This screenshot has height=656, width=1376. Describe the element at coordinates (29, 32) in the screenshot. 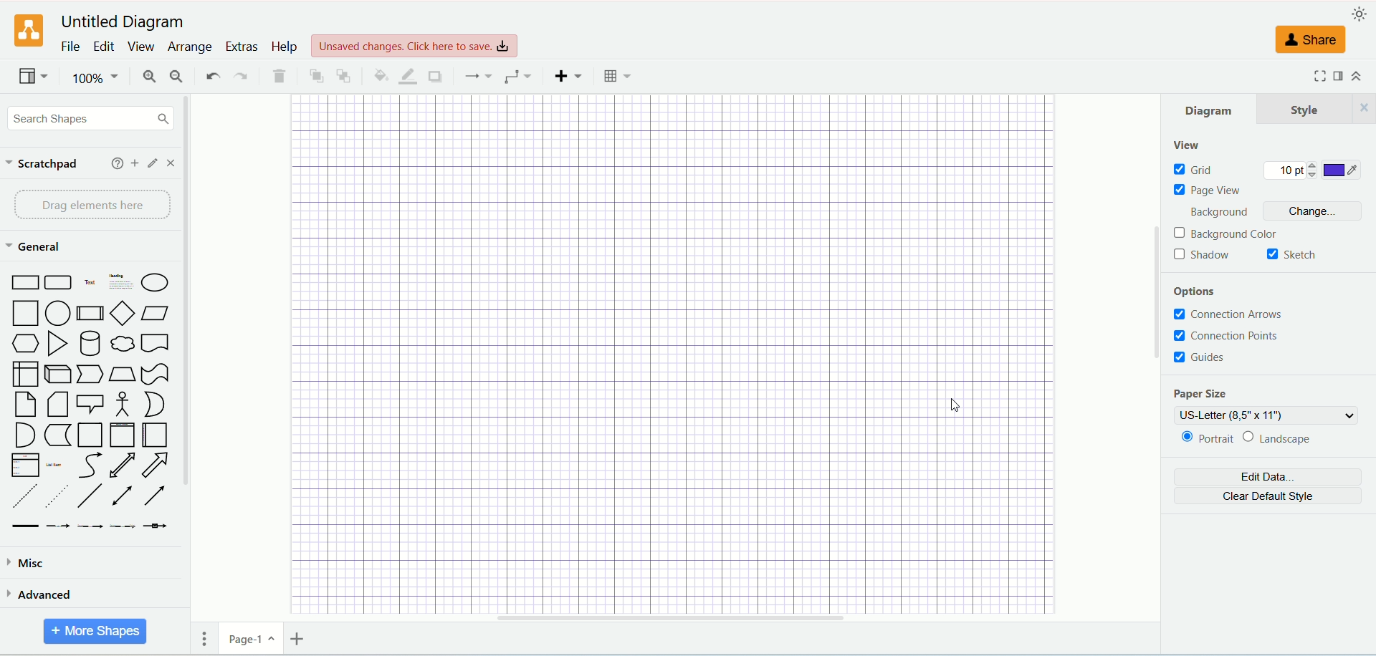

I see `logo` at that location.